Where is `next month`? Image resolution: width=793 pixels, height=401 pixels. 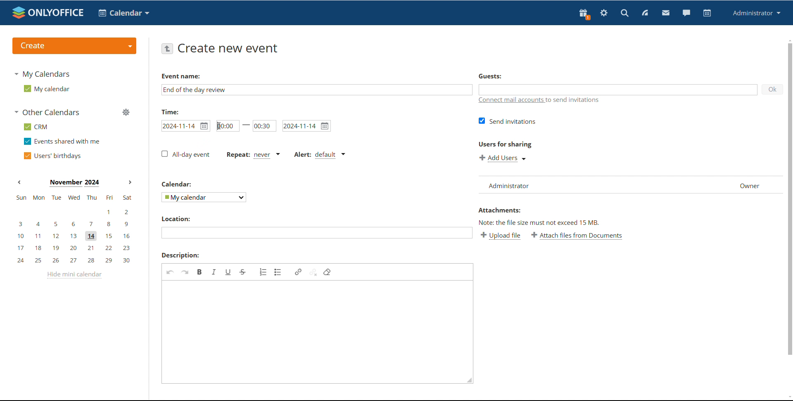 next month is located at coordinates (130, 183).